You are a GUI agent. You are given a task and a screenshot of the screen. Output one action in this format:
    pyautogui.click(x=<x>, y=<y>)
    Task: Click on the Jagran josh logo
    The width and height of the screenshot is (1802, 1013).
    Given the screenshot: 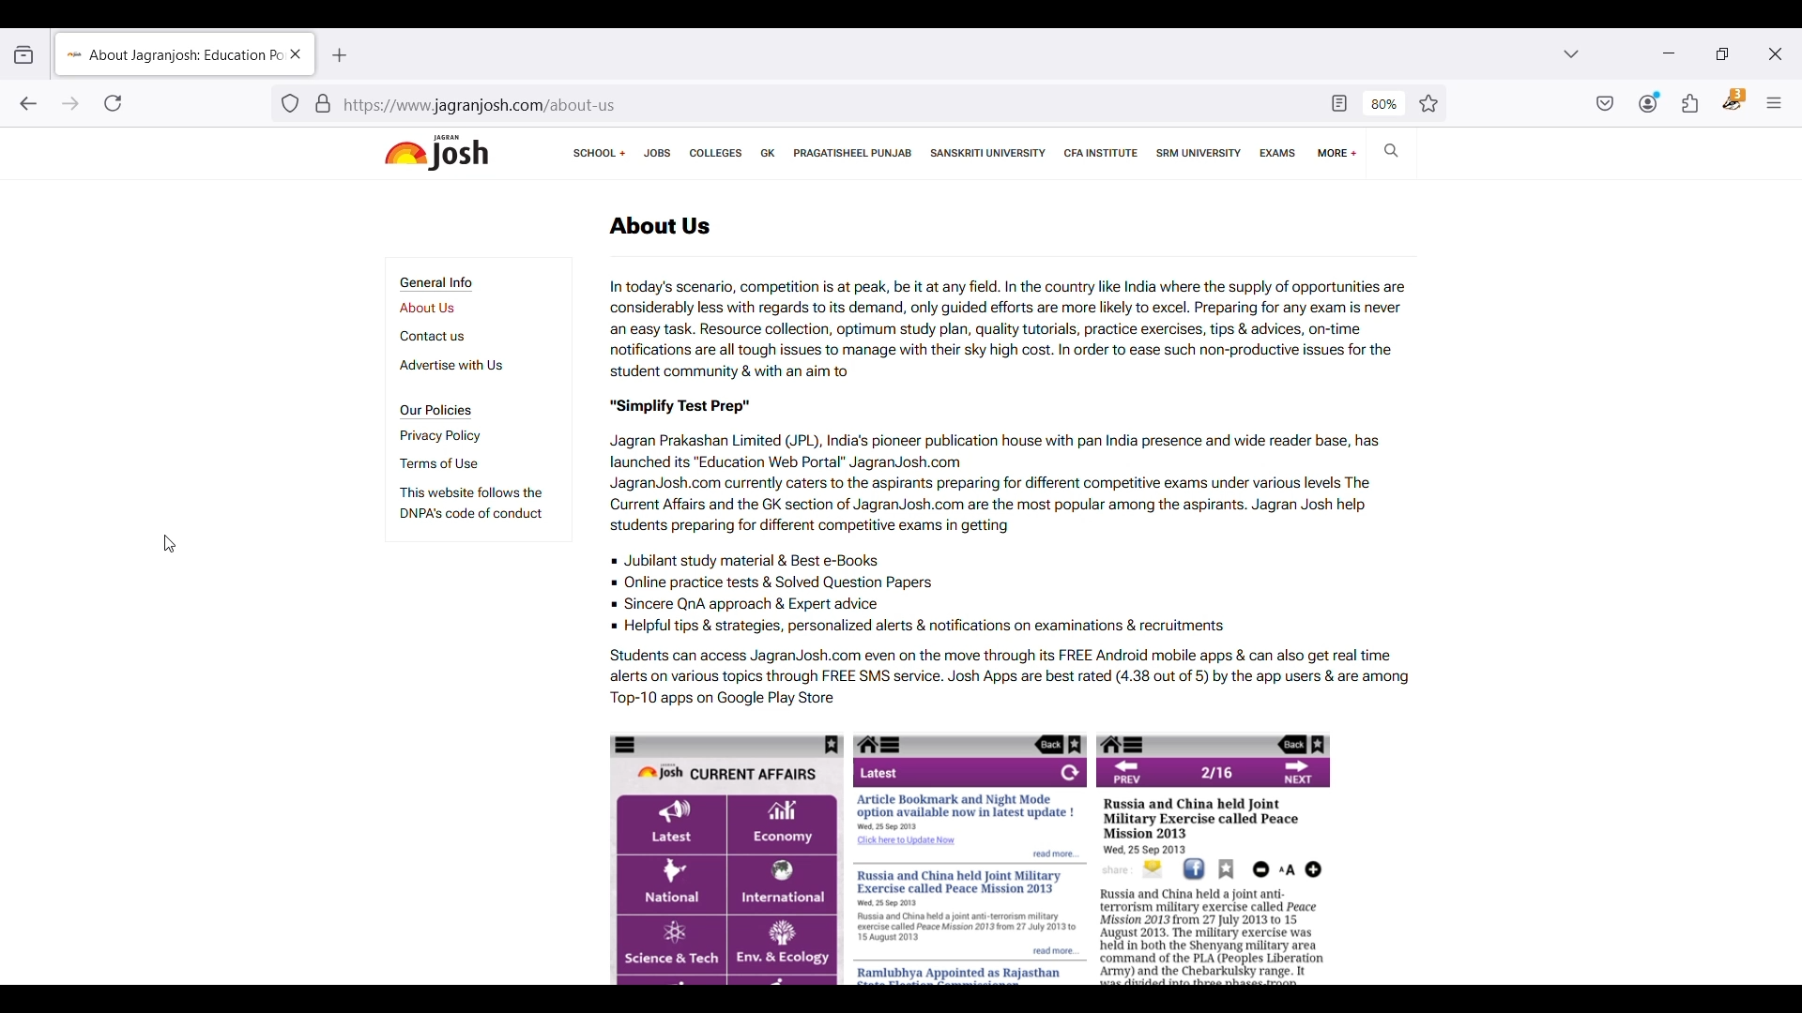 What is the action you would take?
    pyautogui.click(x=437, y=153)
    